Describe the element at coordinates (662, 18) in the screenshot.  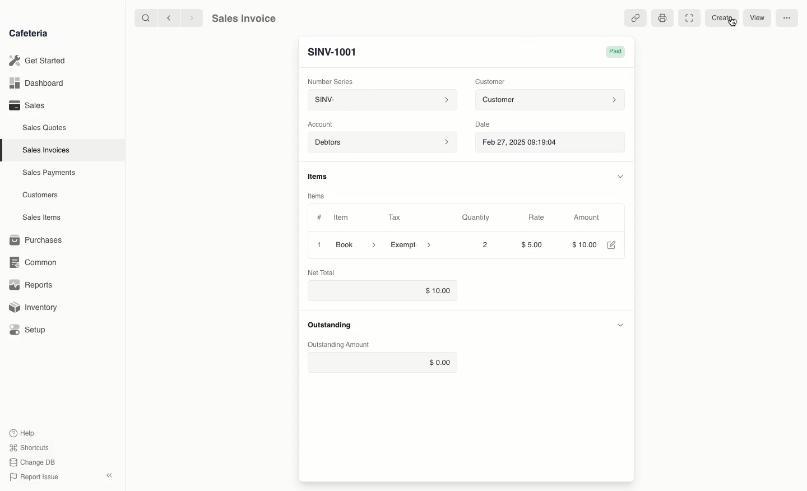
I see `Print` at that location.